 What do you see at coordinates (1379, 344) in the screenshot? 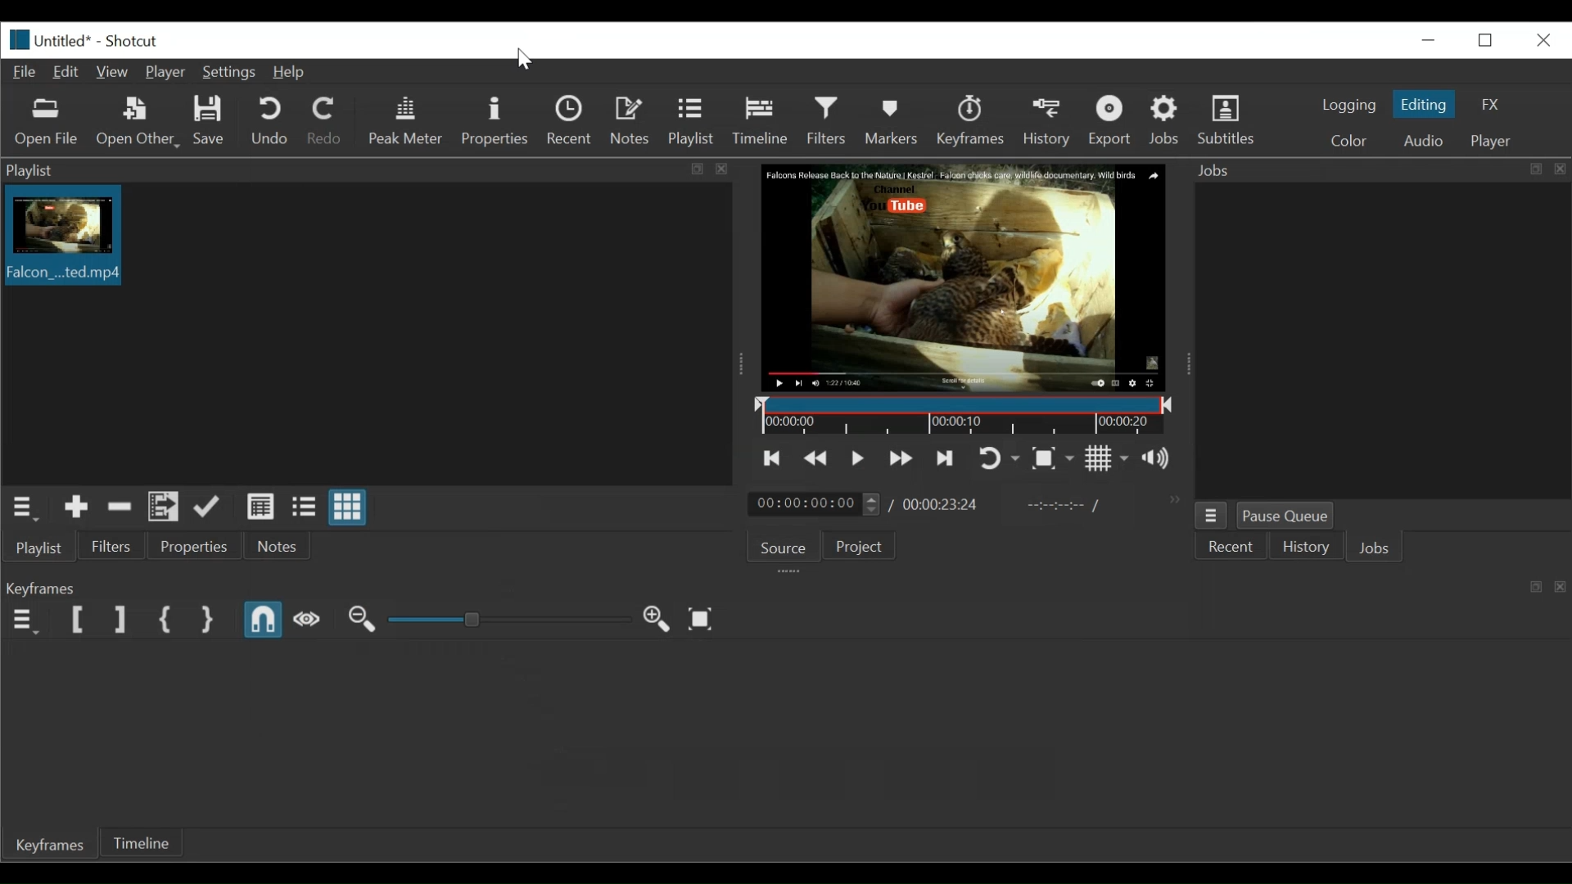
I see `Jobs panel` at bounding box center [1379, 344].